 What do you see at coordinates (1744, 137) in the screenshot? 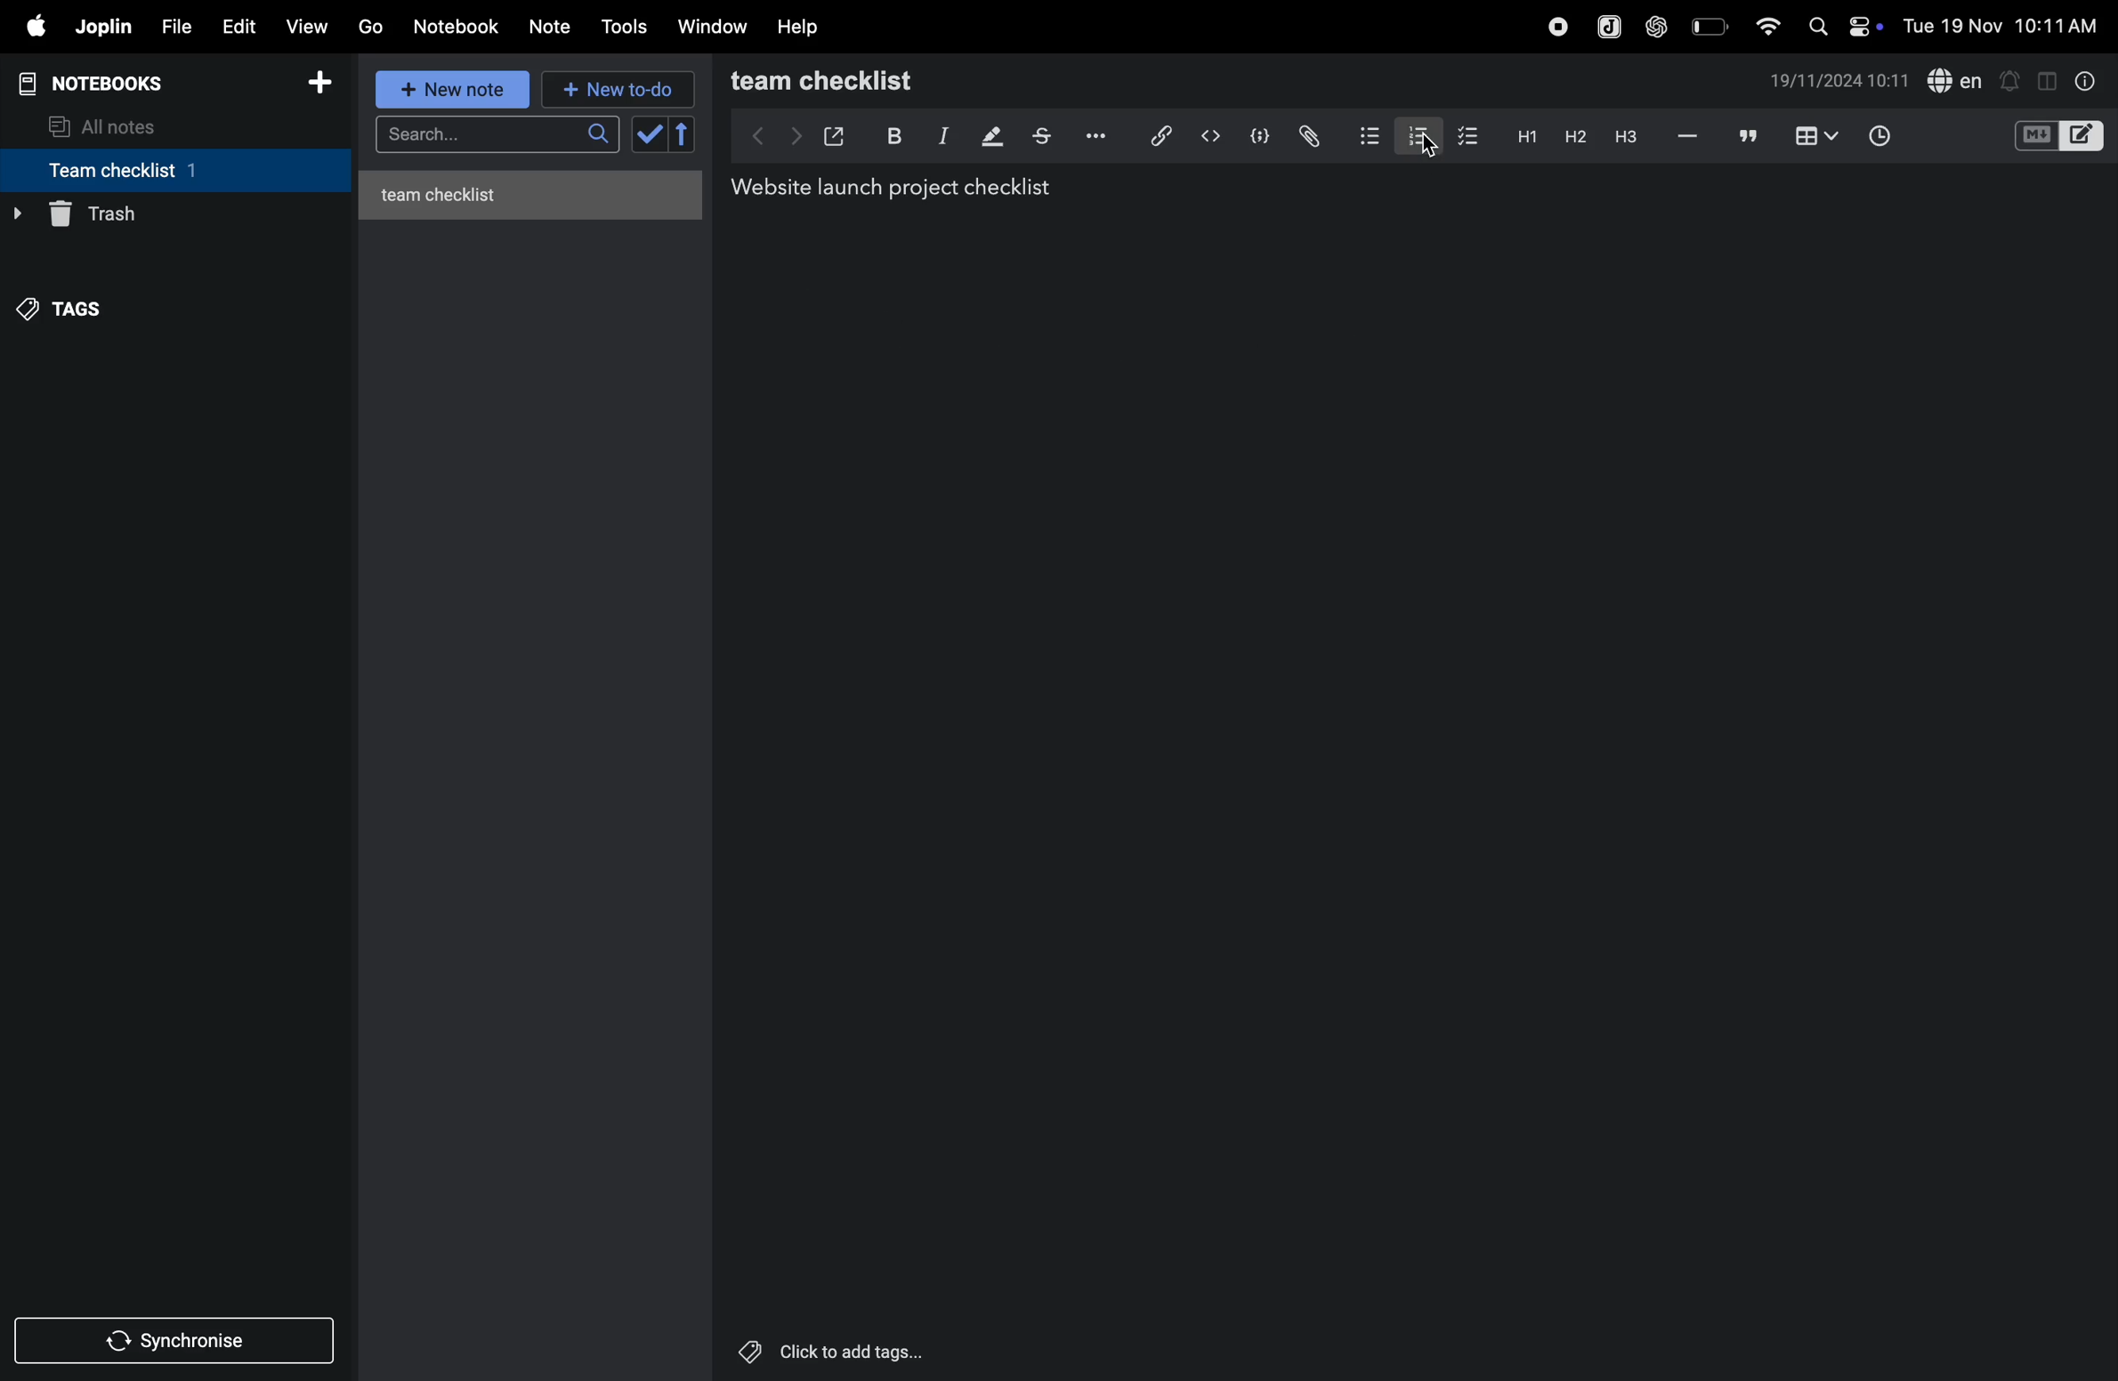
I see `comments` at bounding box center [1744, 137].